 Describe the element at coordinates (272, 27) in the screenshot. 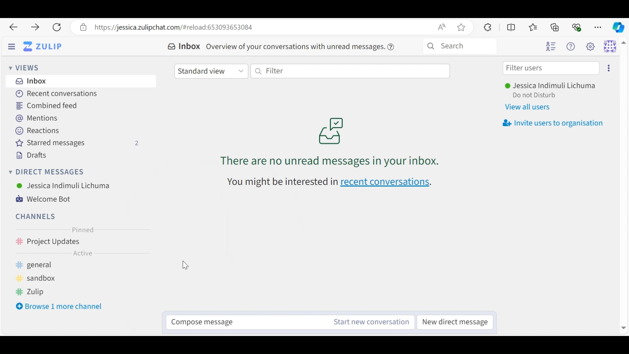

I see `Address bar` at that location.